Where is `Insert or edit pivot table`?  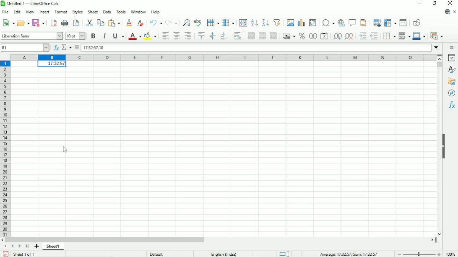
Insert or edit pivot table is located at coordinates (313, 22).